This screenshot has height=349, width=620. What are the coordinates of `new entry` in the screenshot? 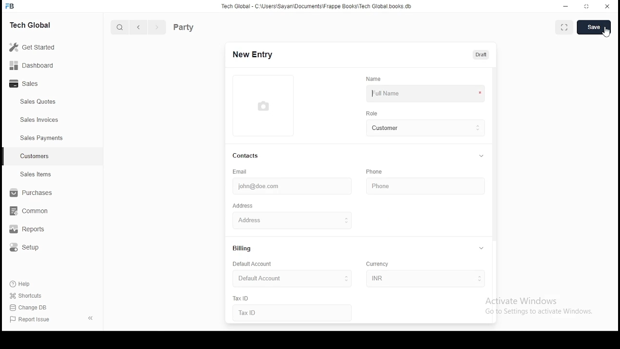 It's located at (254, 54).